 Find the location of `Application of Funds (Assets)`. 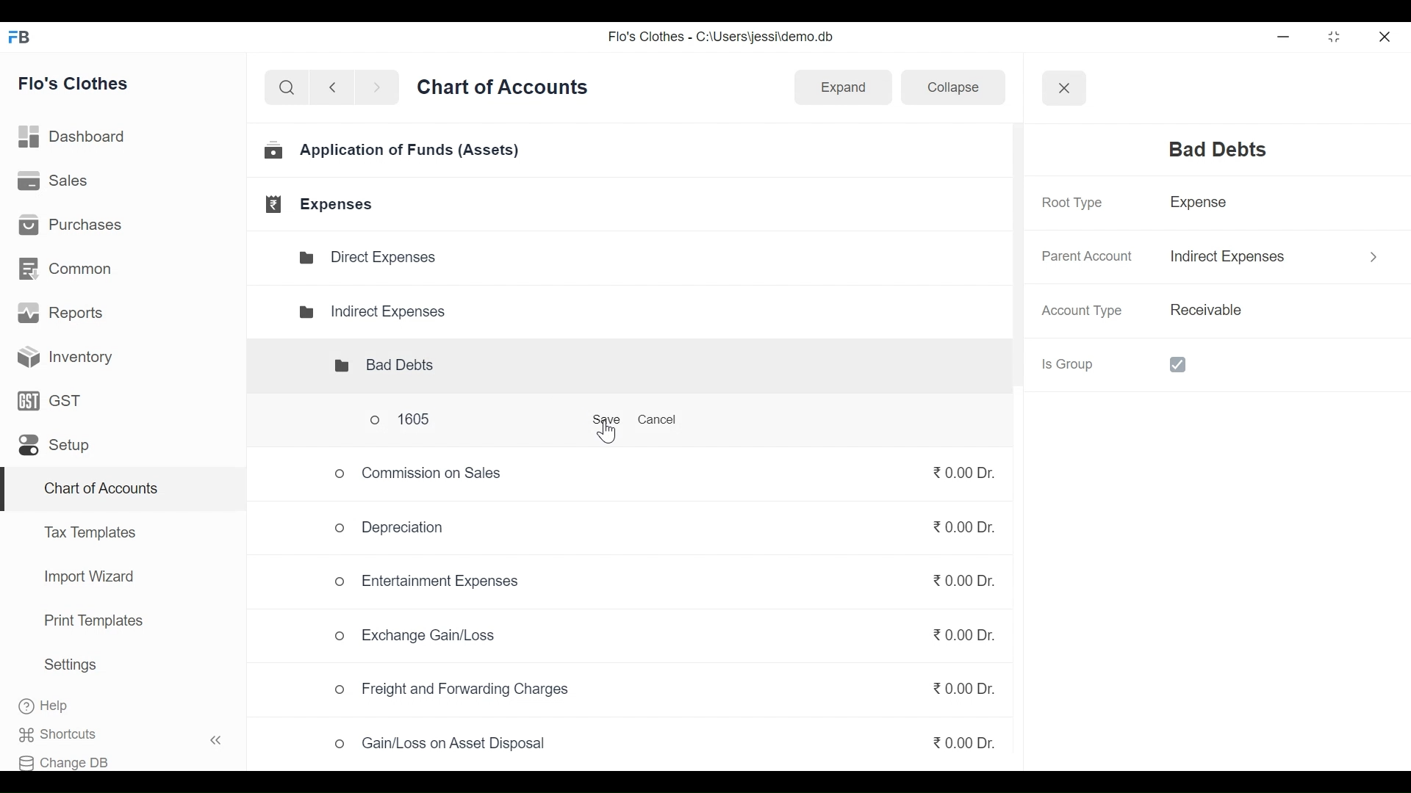

Application of Funds (Assets) is located at coordinates (394, 153).